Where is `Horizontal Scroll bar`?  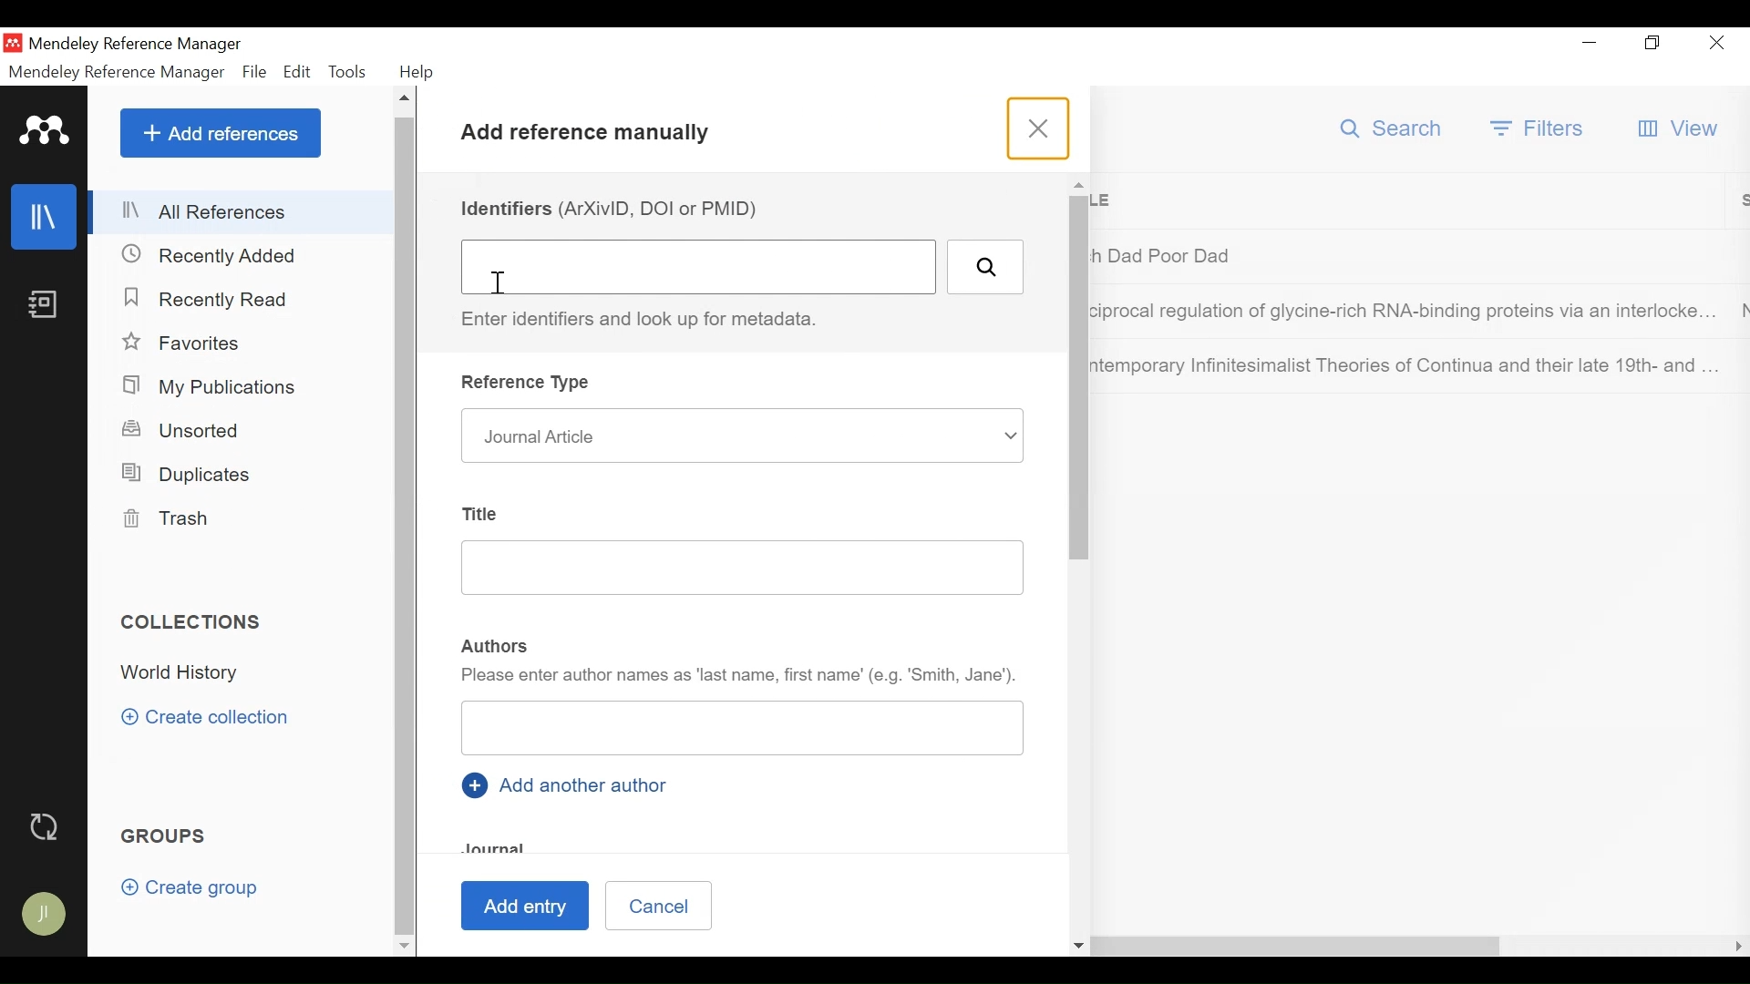
Horizontal Scroll bar is located at coordinates (978, 946).